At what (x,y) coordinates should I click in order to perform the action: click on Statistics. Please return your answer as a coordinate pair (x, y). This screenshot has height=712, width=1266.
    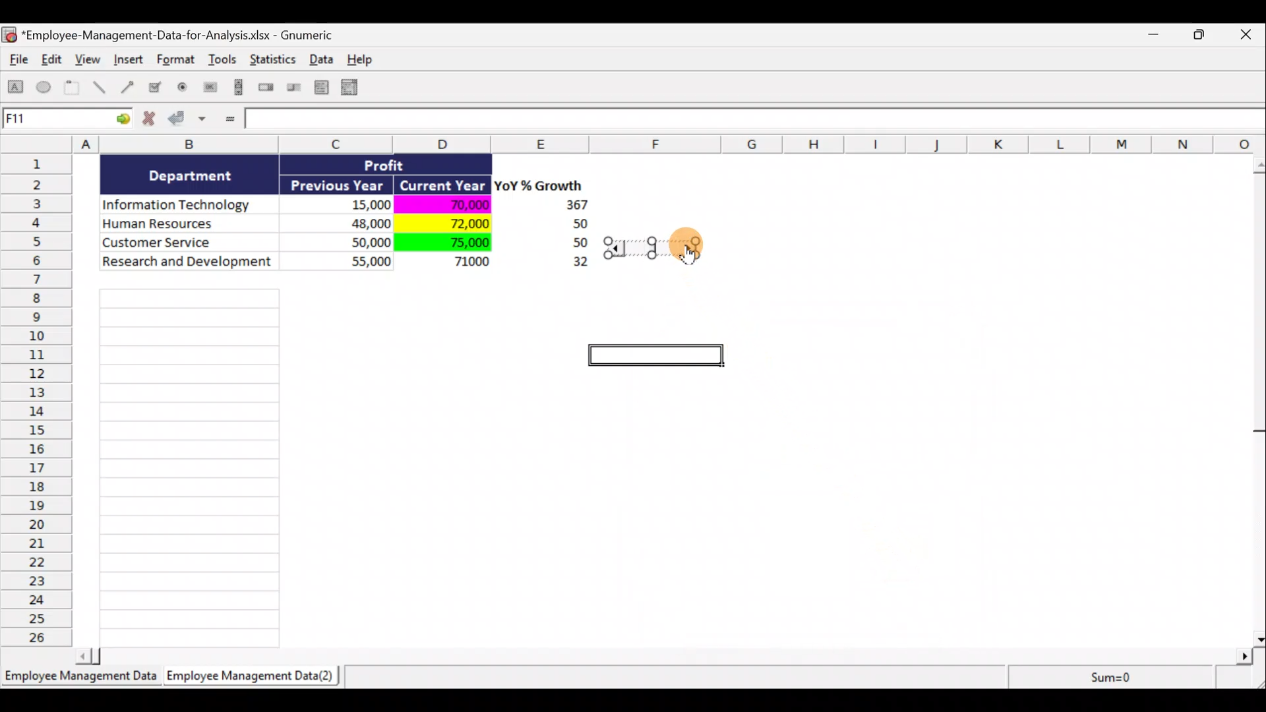
    Looking at the image, I should click on (274, 63).